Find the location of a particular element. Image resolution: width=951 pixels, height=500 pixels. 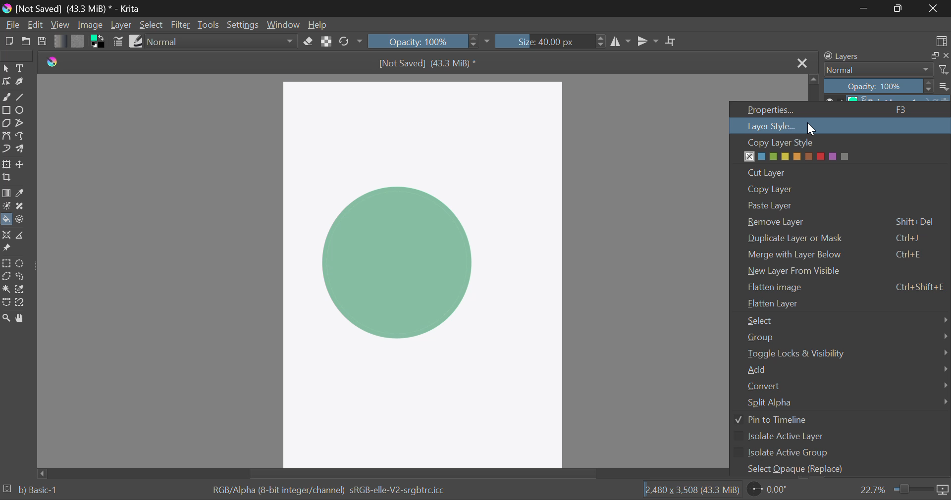

Select Opaque is located at coordinates (789, 471).